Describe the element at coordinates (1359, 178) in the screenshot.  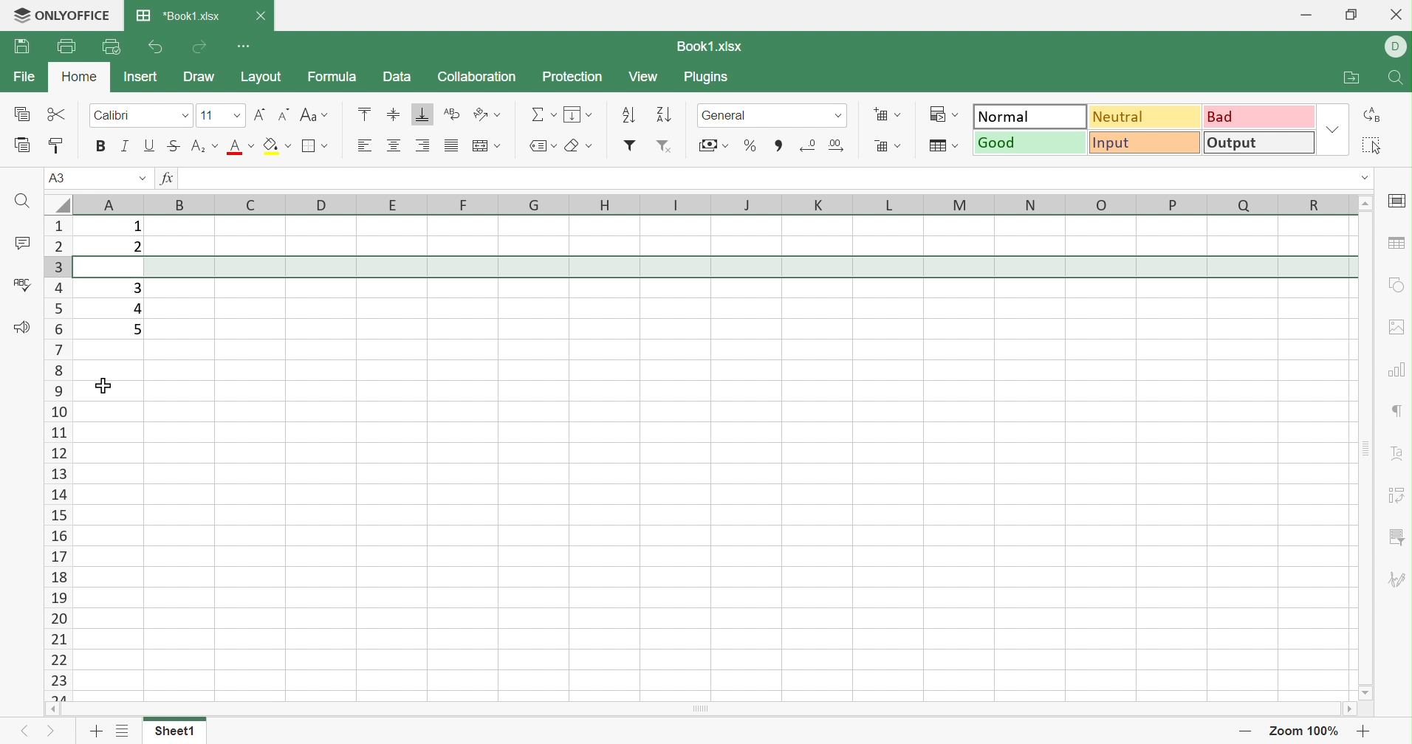
I see `Drop Down` at that location.